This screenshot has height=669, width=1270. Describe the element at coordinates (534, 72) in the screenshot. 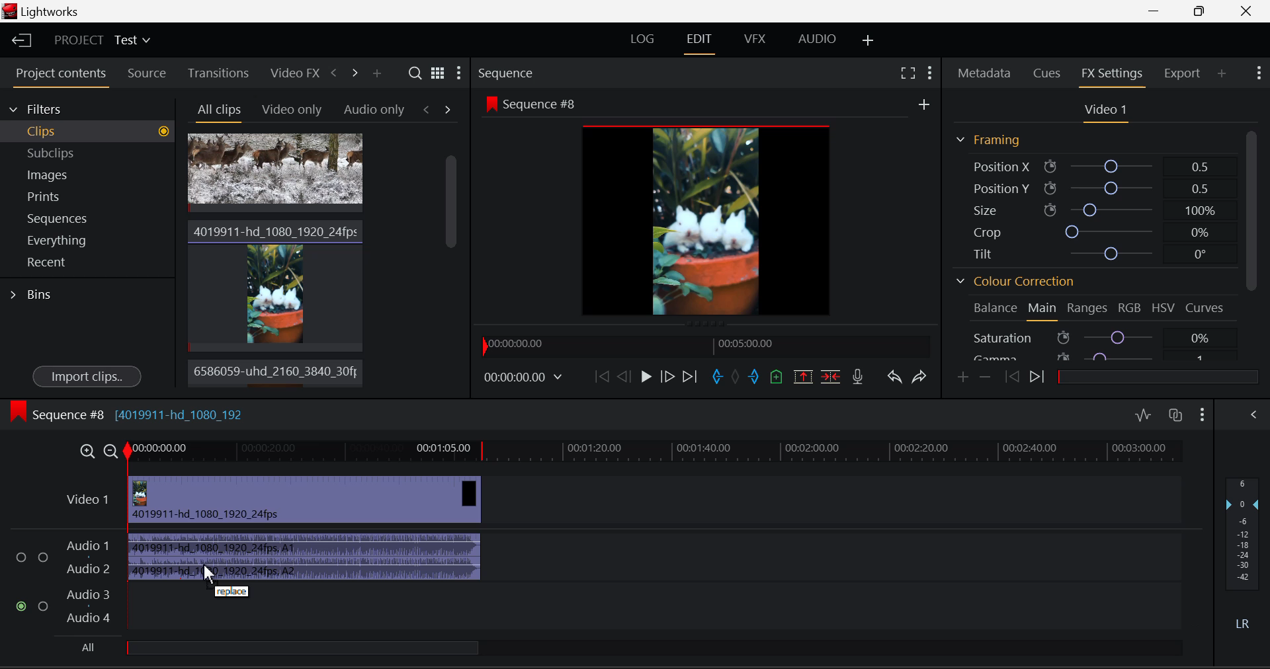

I see `Sequence Preview Section` at that location.